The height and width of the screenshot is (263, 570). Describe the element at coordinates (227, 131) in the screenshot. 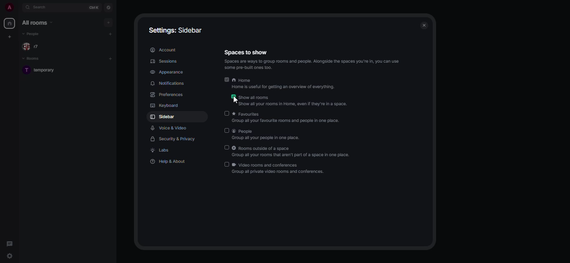

I see `disabled` at that location.